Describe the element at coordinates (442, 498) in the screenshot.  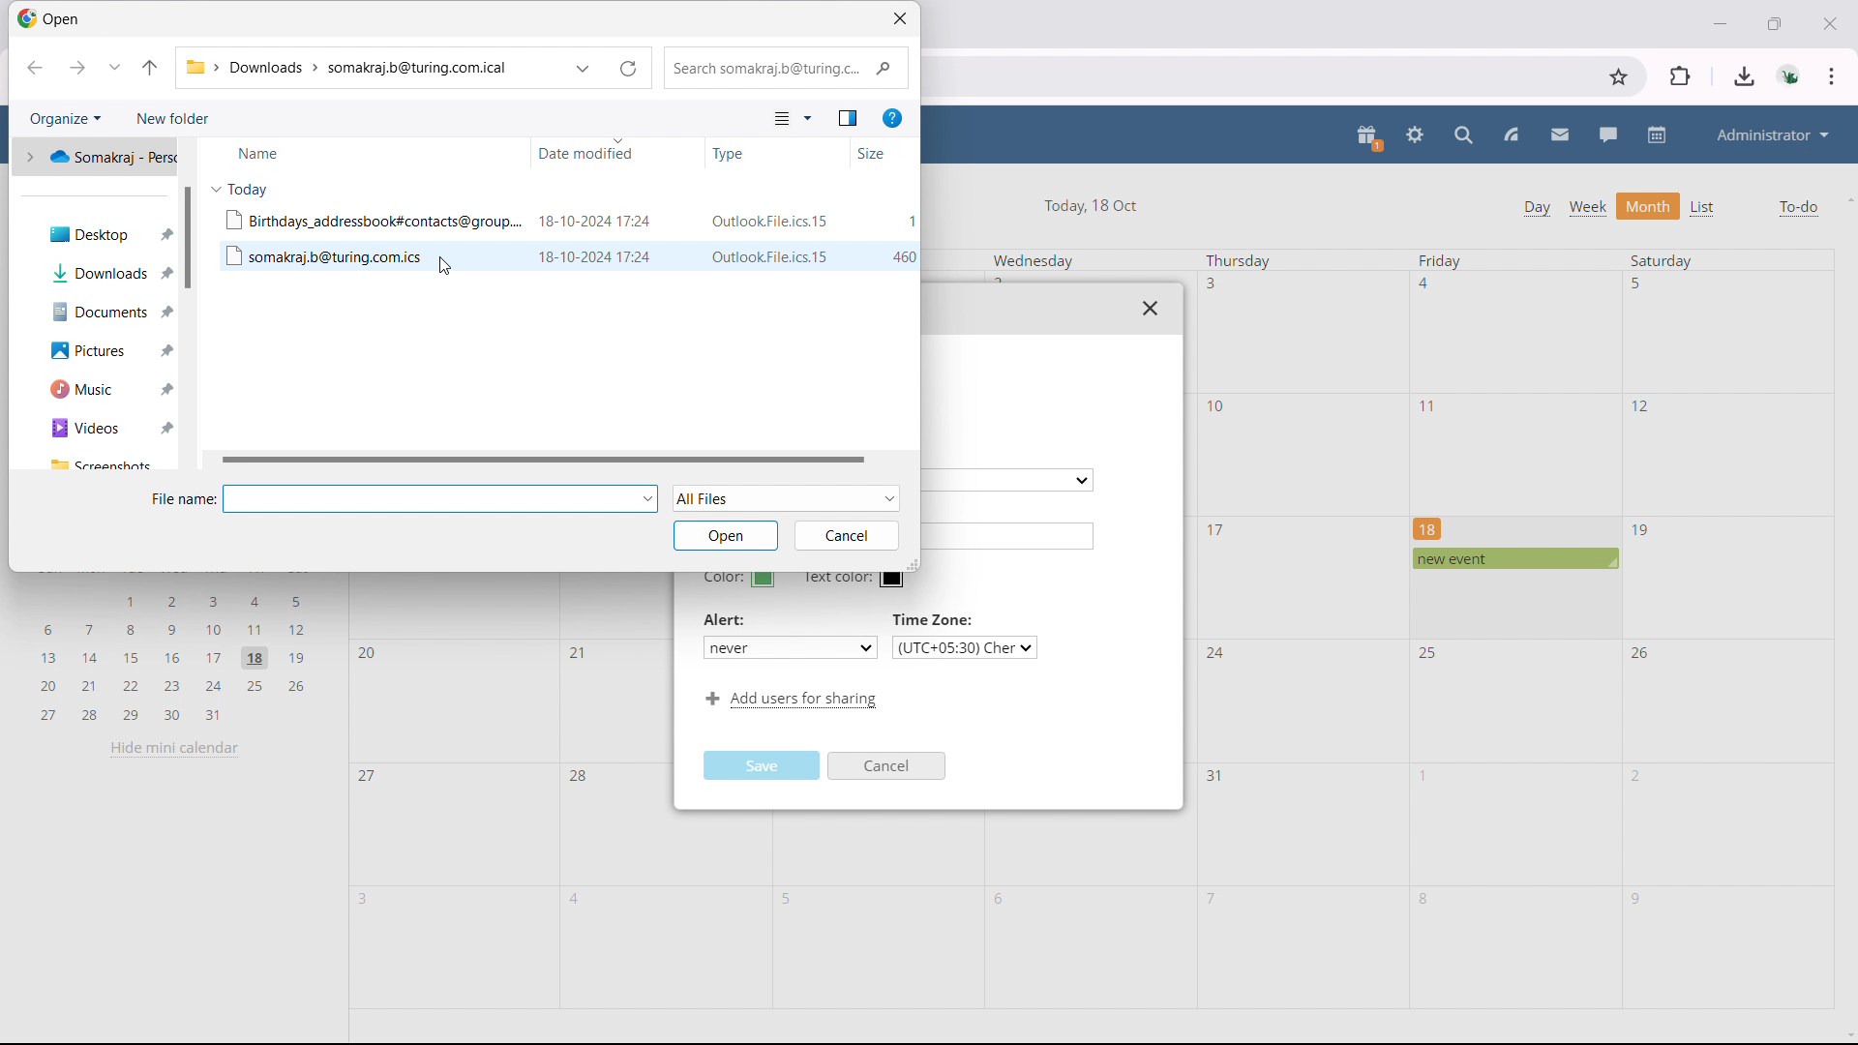
I see `file name` at that location.